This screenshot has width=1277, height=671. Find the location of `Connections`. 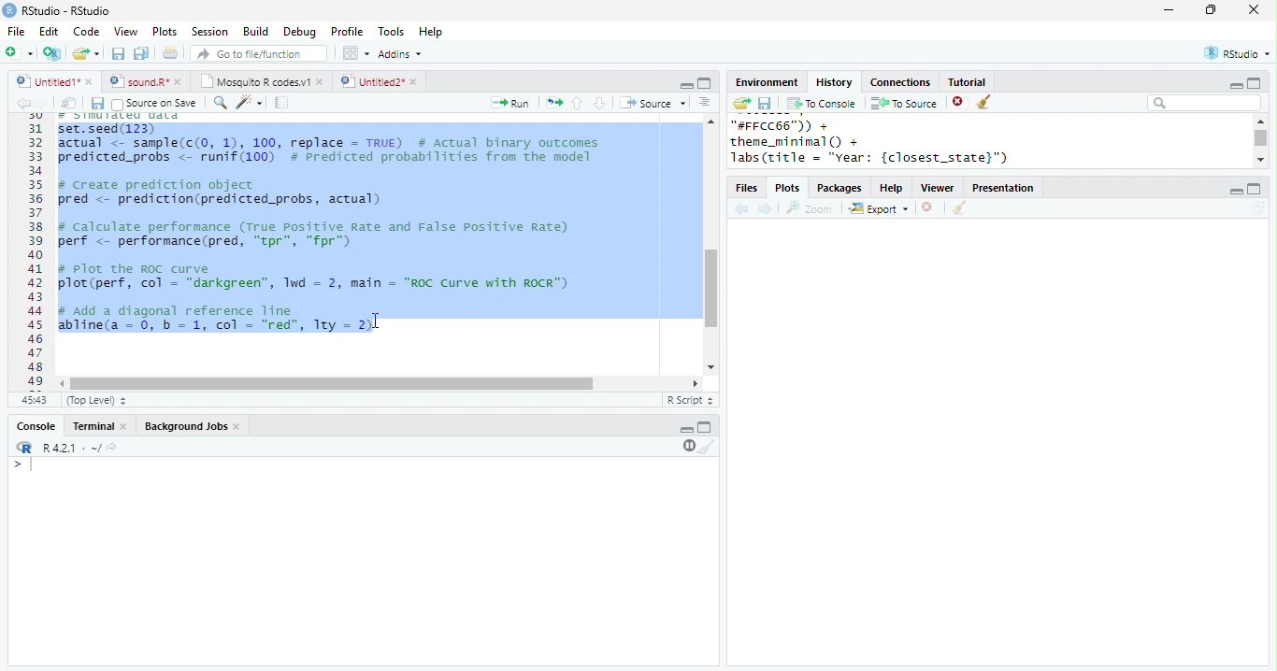

Connections is located at coordinates (899, 82).